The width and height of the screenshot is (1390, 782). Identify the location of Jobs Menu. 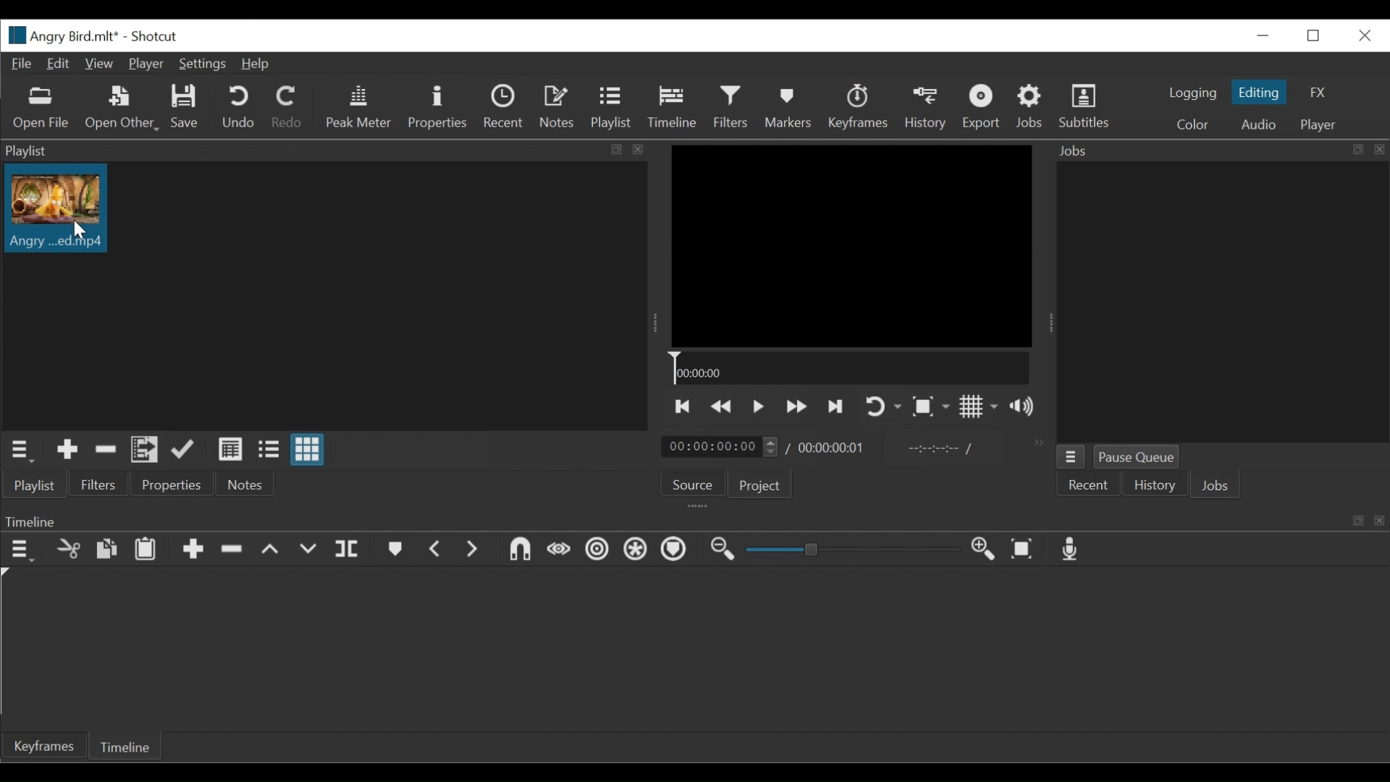
(1071, 458).